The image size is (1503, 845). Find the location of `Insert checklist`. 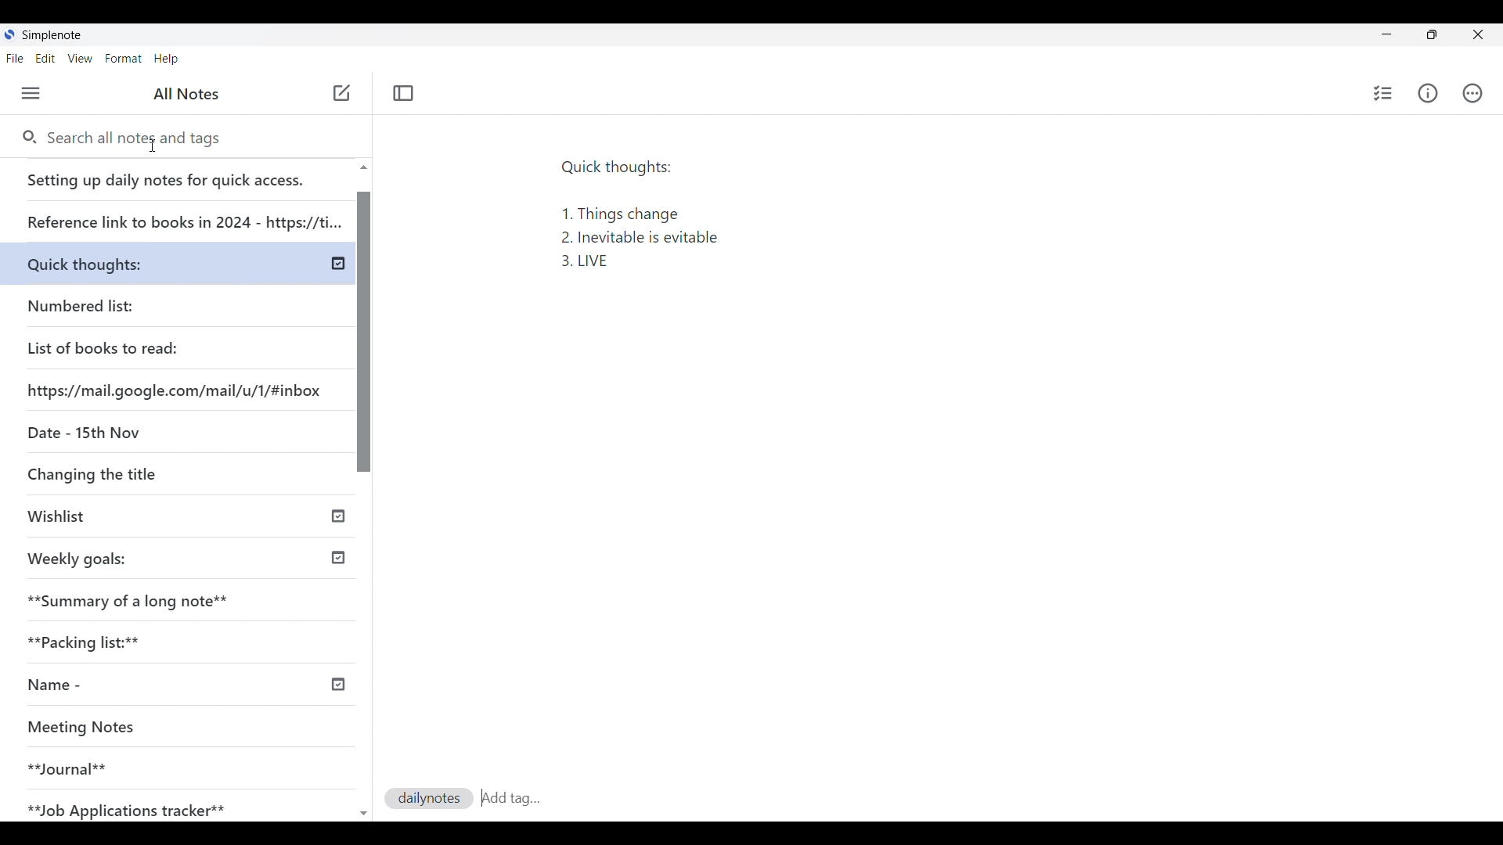

Insert checklist is located at coordinates (1382, 93).